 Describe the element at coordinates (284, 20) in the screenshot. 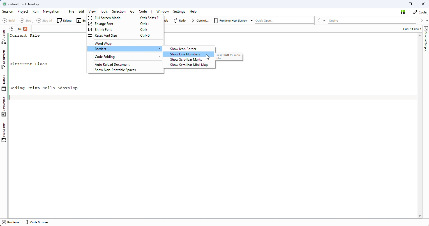

I see `Quick Open` at that location.